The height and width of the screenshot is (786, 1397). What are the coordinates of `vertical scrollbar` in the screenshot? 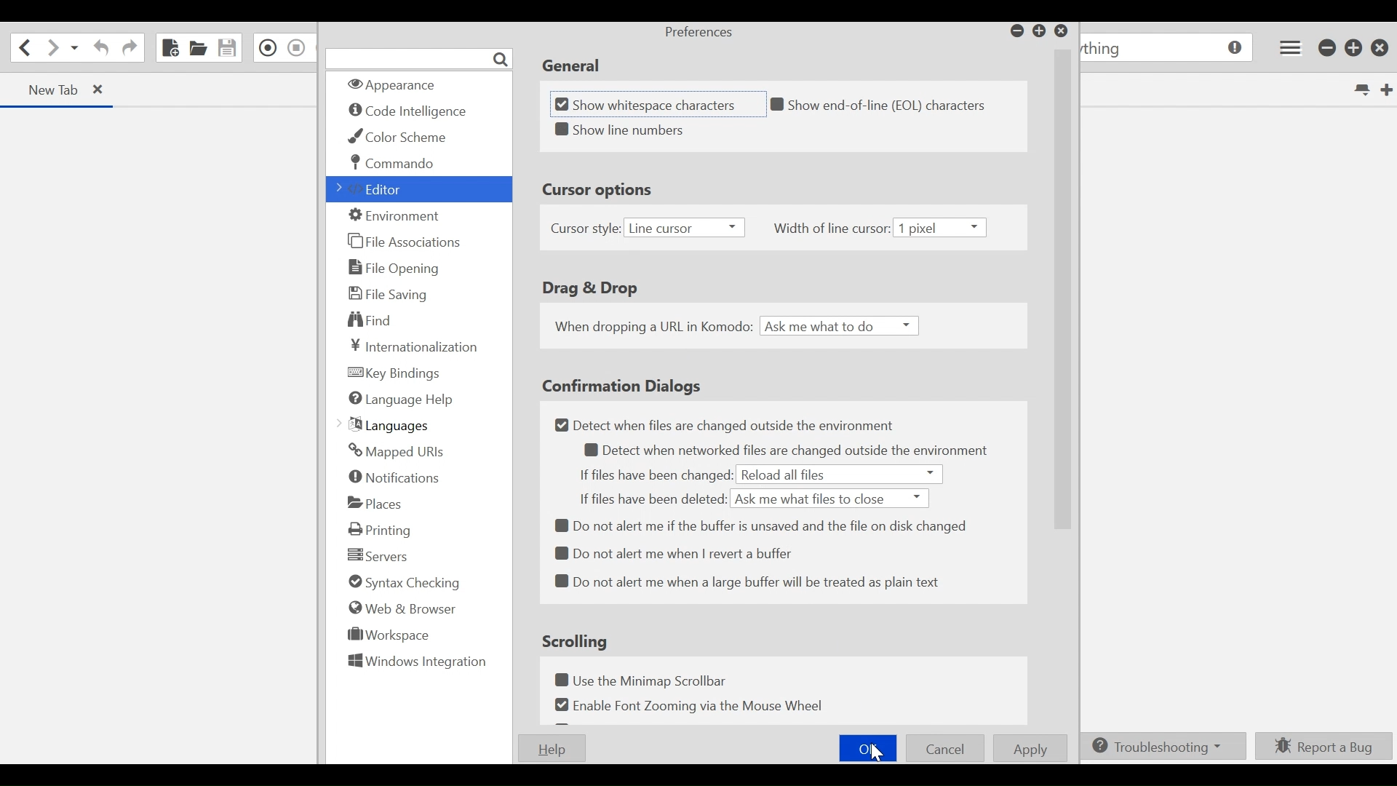 It's located at (1064, 295).